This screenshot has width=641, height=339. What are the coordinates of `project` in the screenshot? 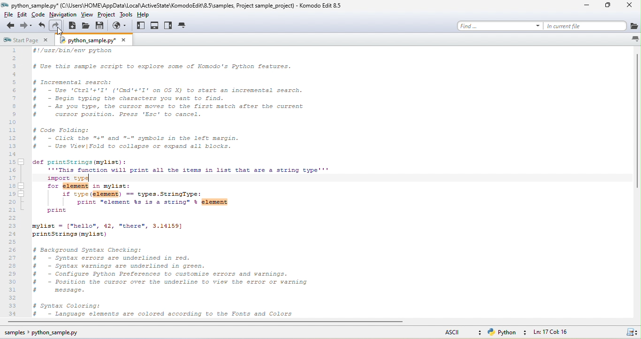 It's located at (106, 15).